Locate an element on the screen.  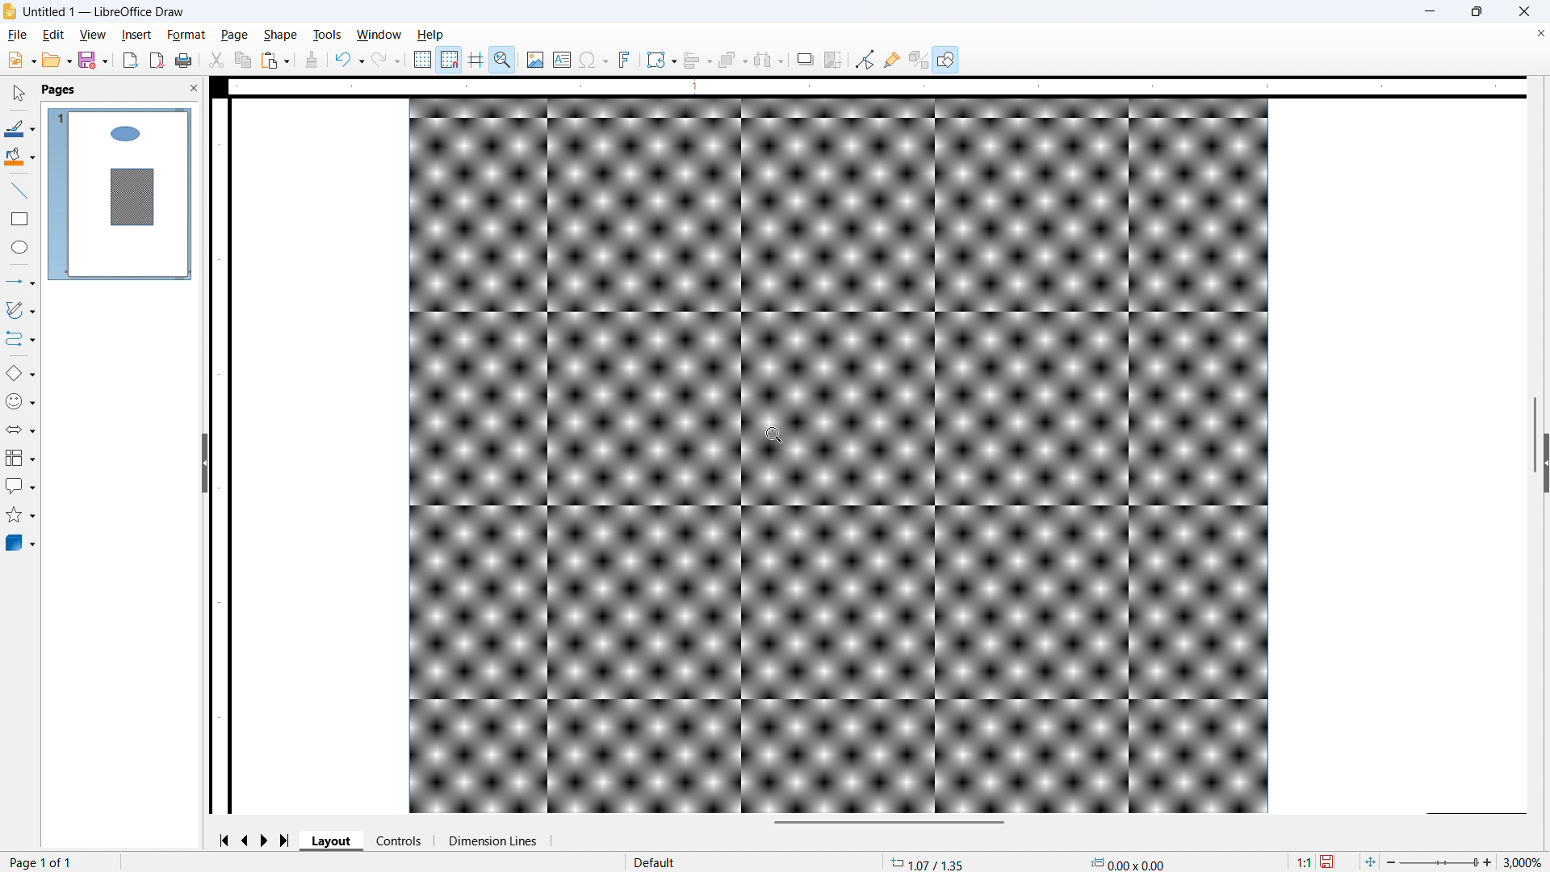
Redo  is located at coordinates (386, 61).